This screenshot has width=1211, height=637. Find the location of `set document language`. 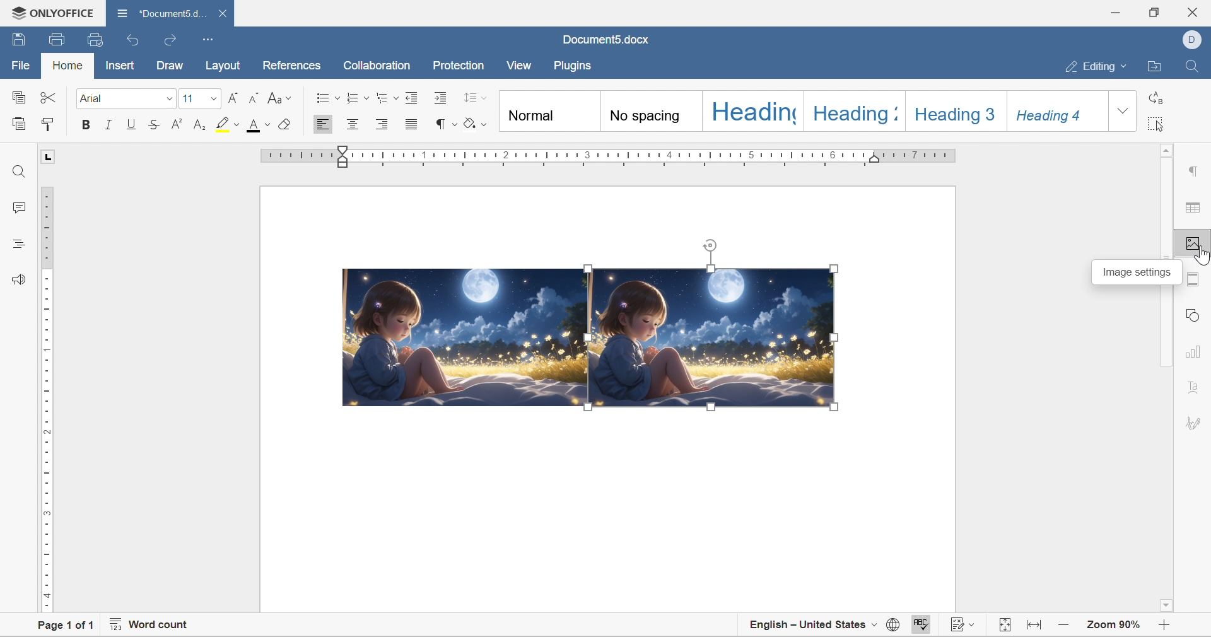

set document language is located at coordinates (893, 624).